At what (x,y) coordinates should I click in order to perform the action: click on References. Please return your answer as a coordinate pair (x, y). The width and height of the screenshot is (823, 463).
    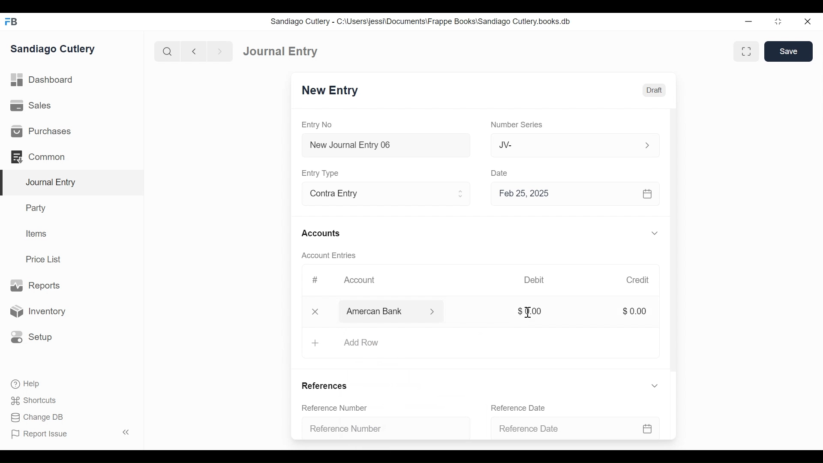
    Looking at the image, I should click on (328, 386).